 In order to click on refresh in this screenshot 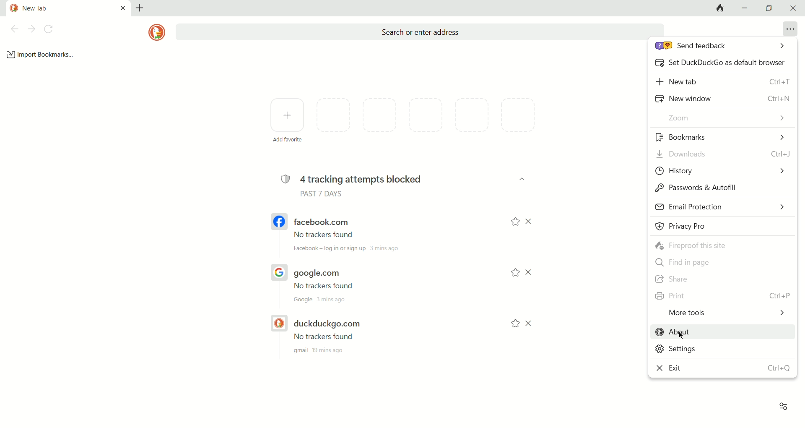, I will do `click(49, 29)`.